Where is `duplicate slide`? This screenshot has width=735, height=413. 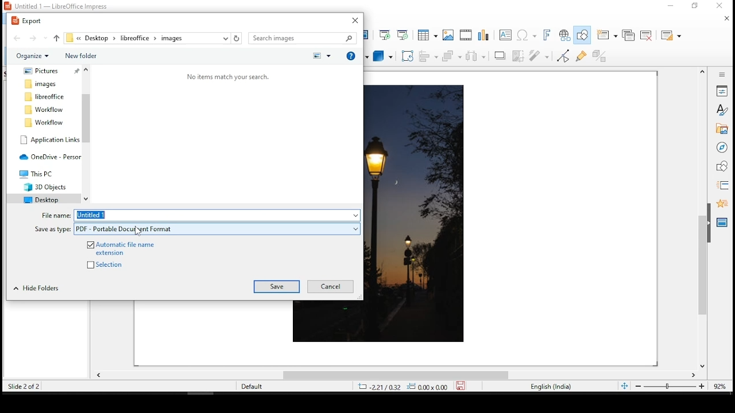
duplicate slide is located at coordinates (629, 36).